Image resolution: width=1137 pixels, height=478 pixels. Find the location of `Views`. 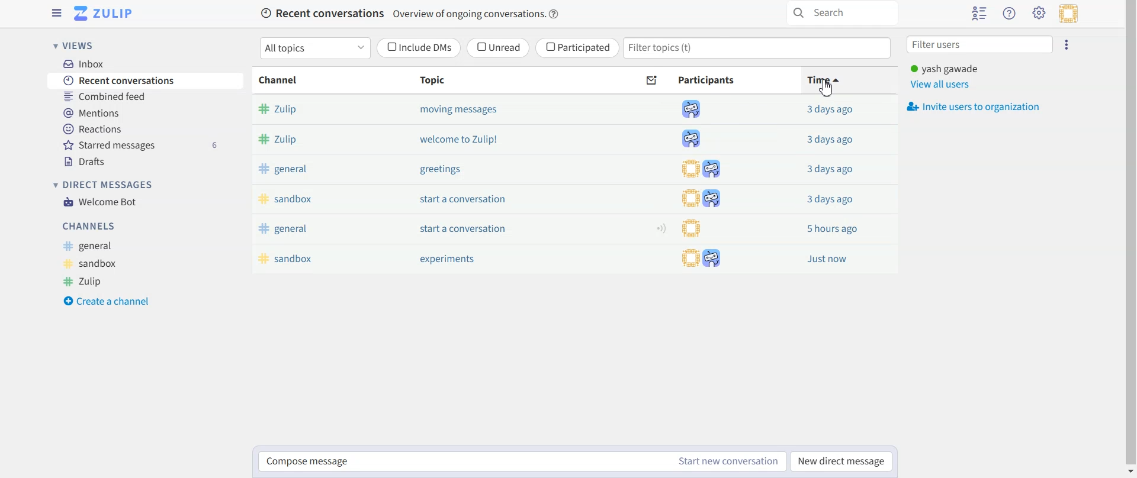

Views is located at coordinates (75, 46).